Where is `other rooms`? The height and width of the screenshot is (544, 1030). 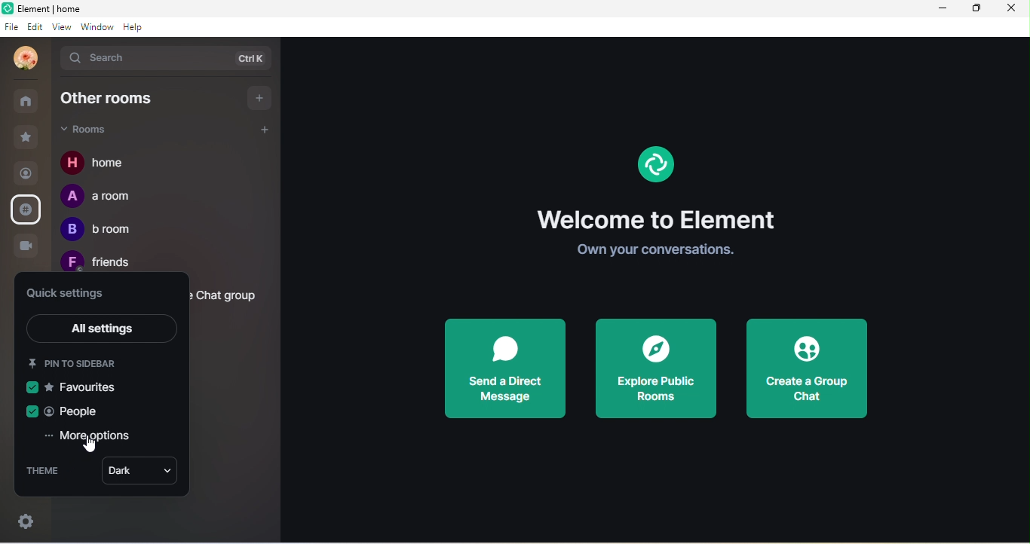
other rooms is located at coordinates (115, 99).